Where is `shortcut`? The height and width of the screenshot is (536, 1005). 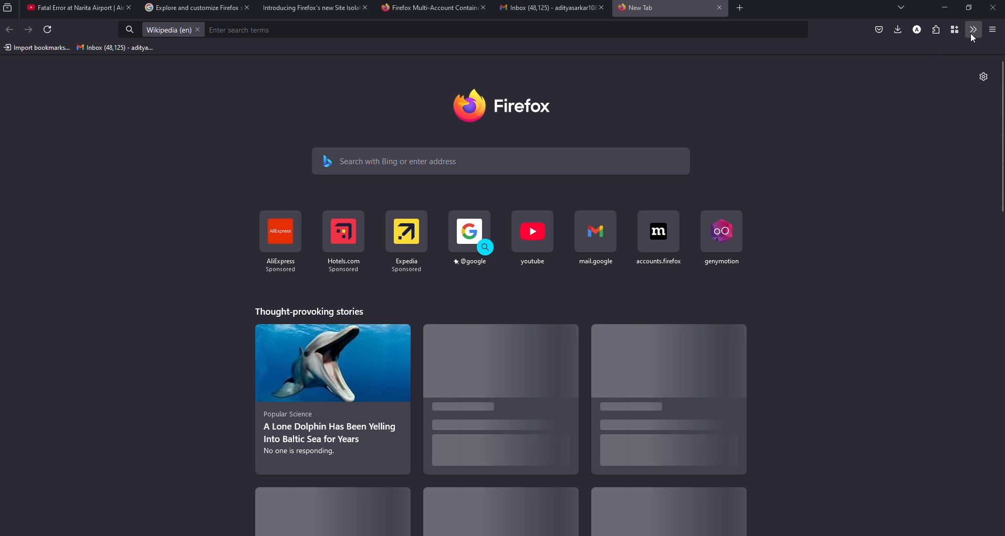 shortcut is located at coordinates (596, 239).